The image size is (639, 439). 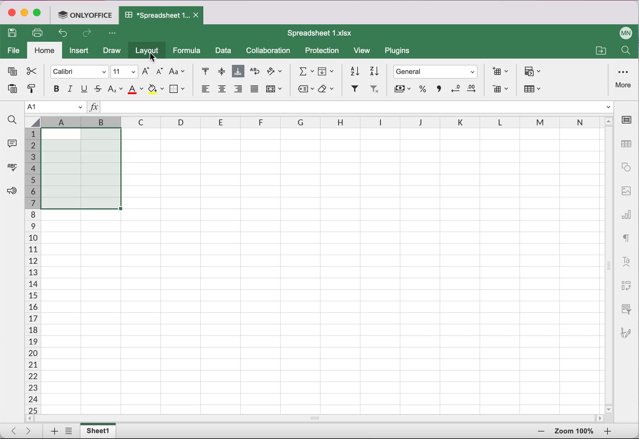 What do you see at coordinates (377, 270) in the screenshot?
I see `cells` at bounding box center [377, 270].